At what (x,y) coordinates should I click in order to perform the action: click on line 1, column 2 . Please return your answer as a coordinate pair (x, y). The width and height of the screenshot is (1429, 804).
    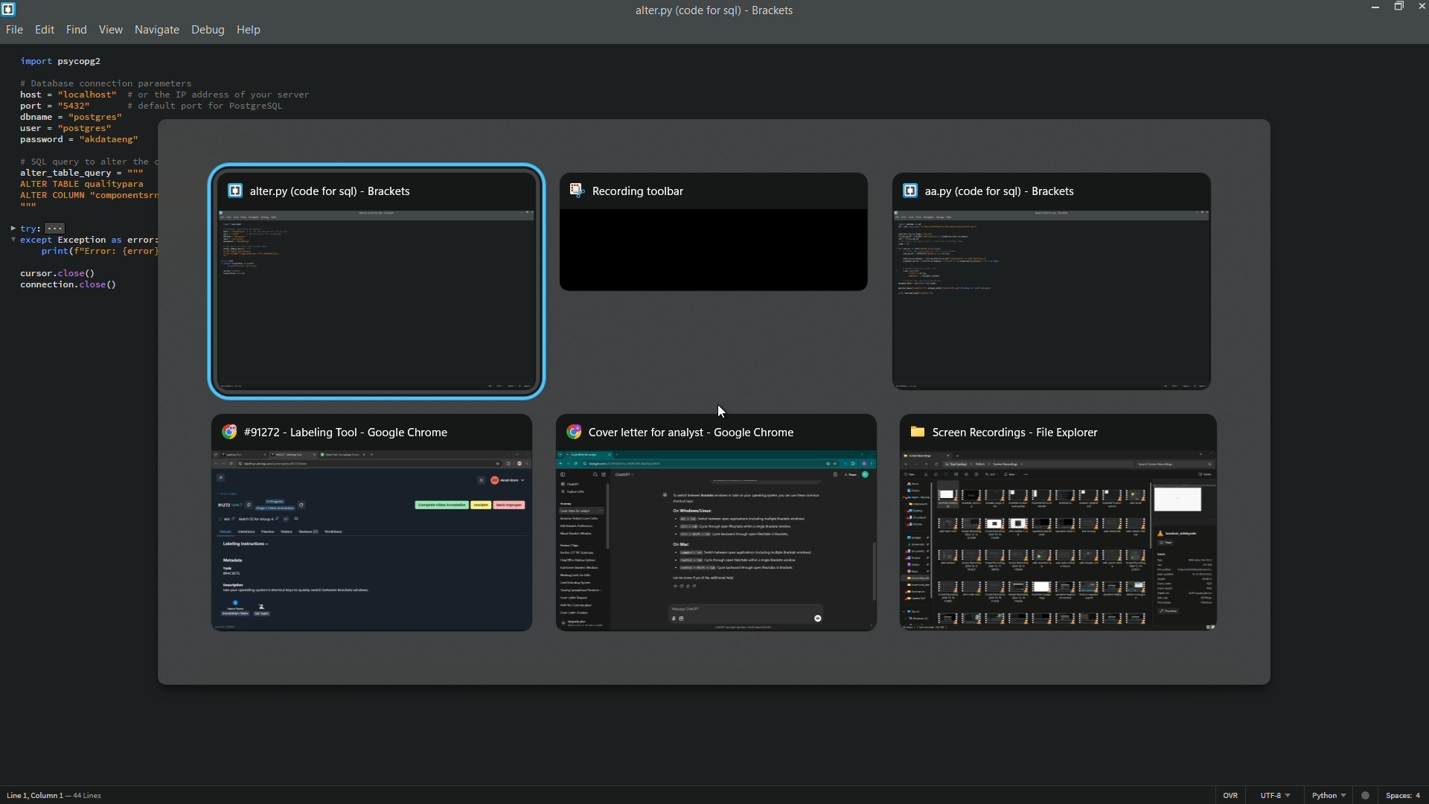
    Looking at the image, I should click on (32, 797).